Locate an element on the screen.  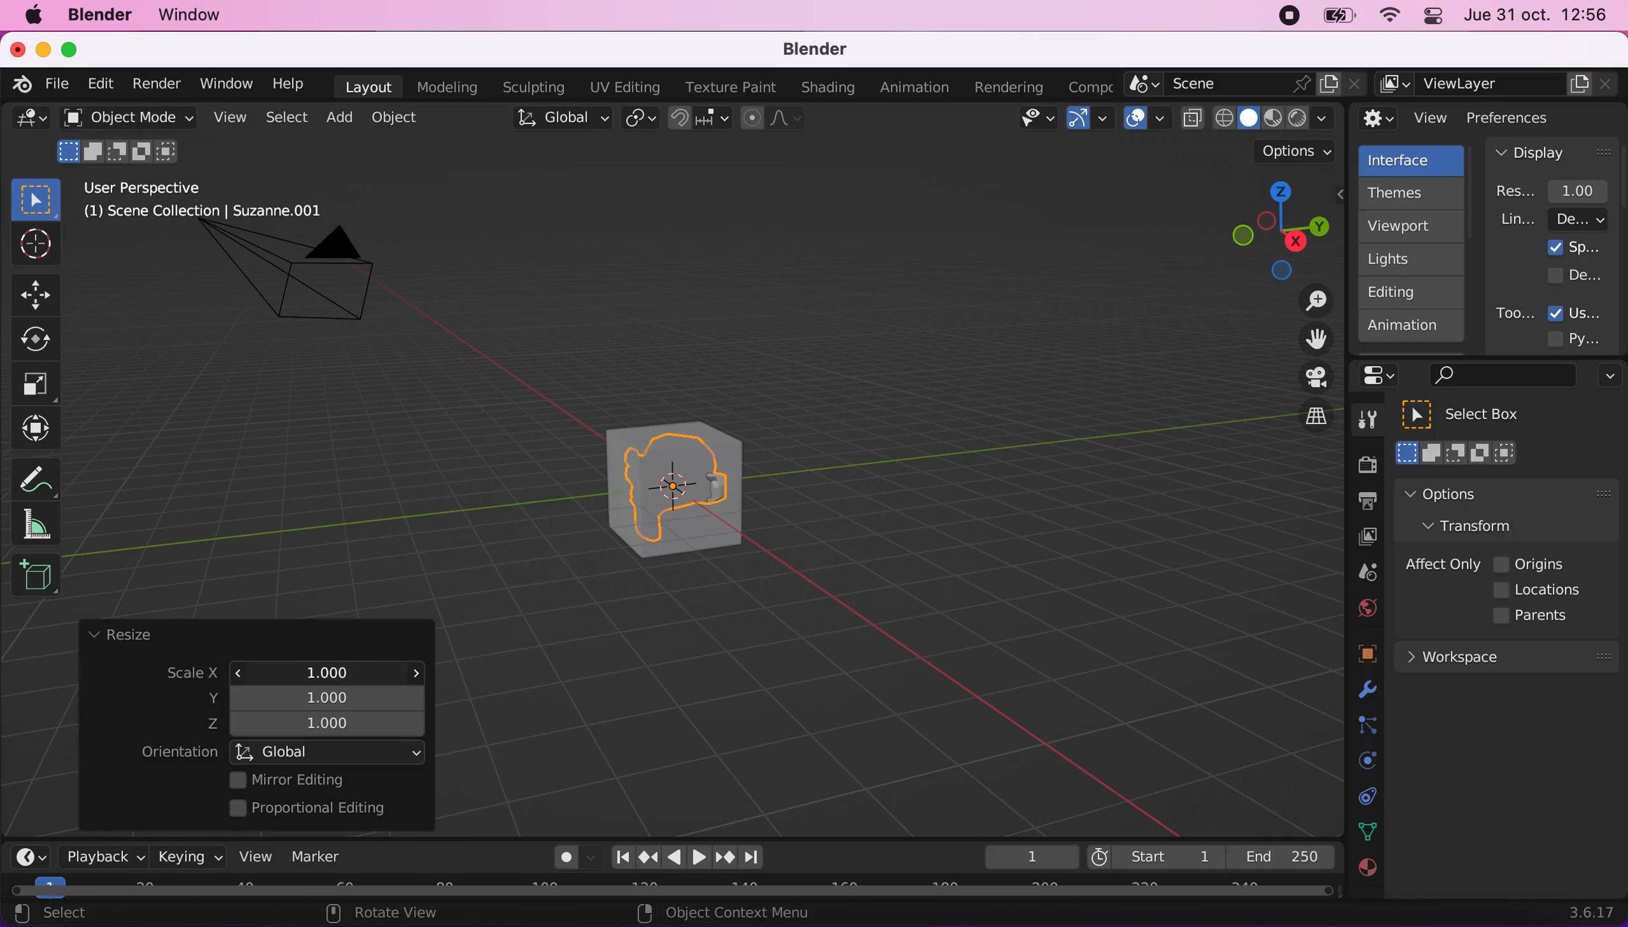
jue 31 oct. 12:56 is located at coordinates (1536, 15).